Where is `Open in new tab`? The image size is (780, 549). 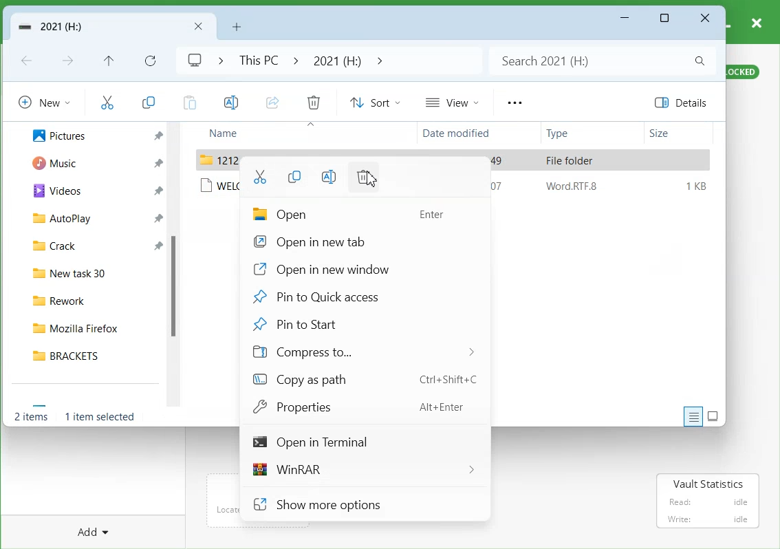 Open in new tab is located at coordinates (360, 241).